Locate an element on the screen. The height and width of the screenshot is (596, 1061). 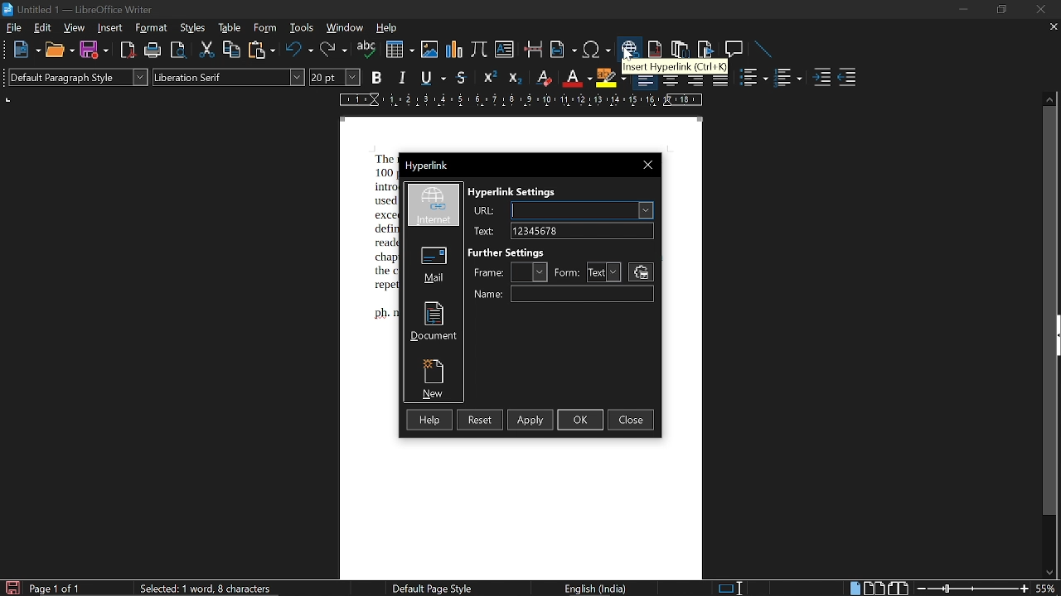
fame is located at coordinates (491, 272).